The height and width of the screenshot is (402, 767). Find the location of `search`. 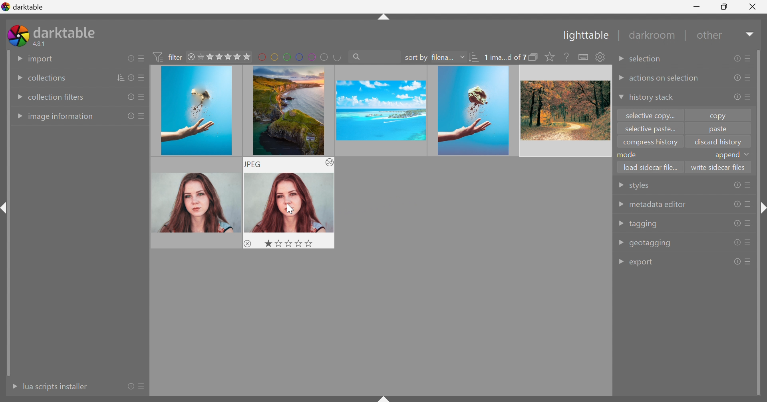

search is located at coordinates (373, 56).